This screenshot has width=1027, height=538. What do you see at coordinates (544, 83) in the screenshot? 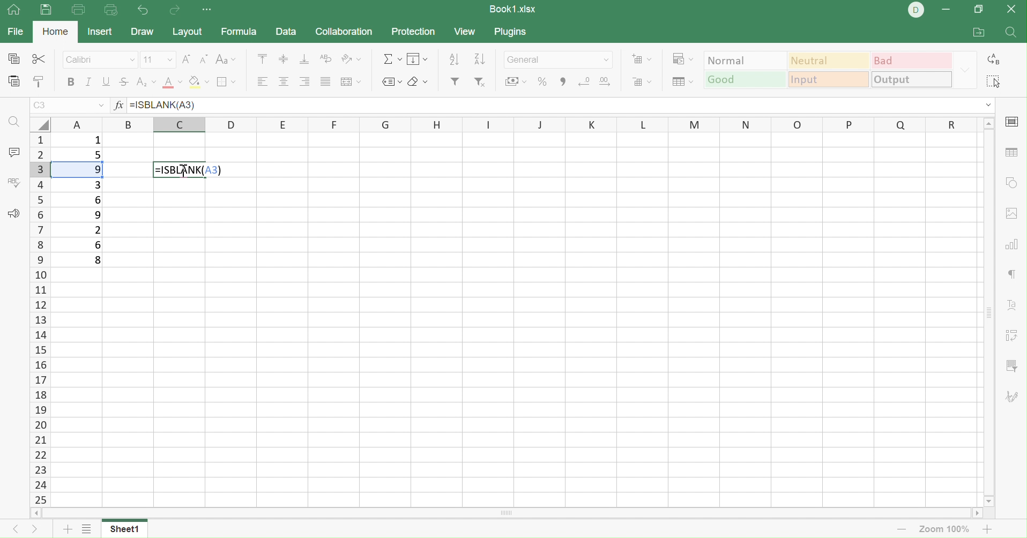
I see `Percent style` at bounding box center [544, 83].